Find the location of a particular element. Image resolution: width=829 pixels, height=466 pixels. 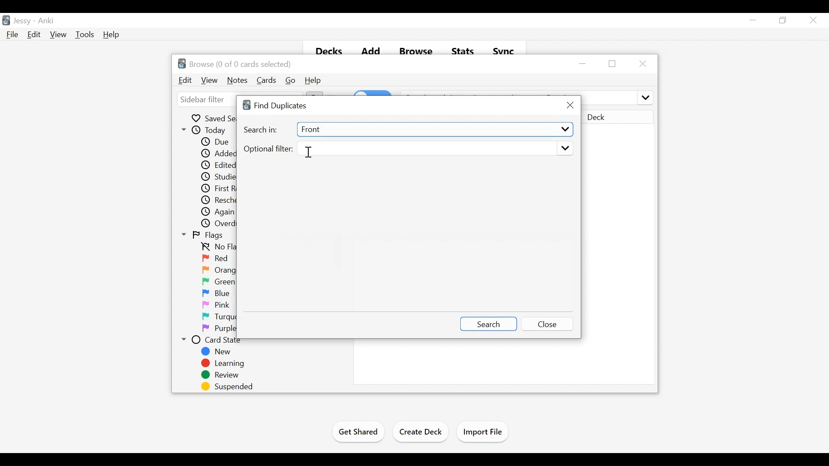

Optional Filter is located at coordinates (268, 149).